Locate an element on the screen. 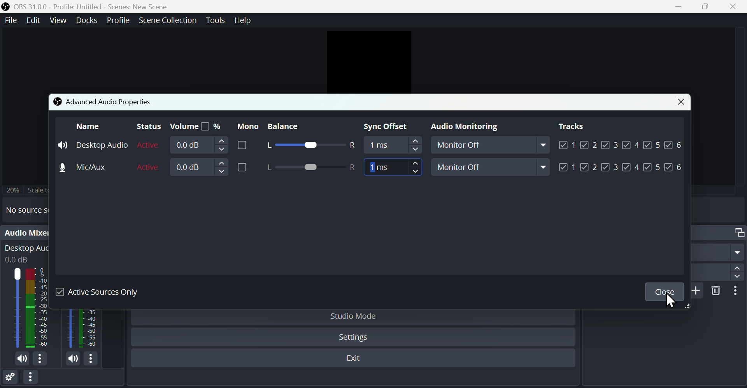 Image resolution: width=747 pixels, height=388 pixels. (un)check Track 3 is located at coordinates (610, 144).